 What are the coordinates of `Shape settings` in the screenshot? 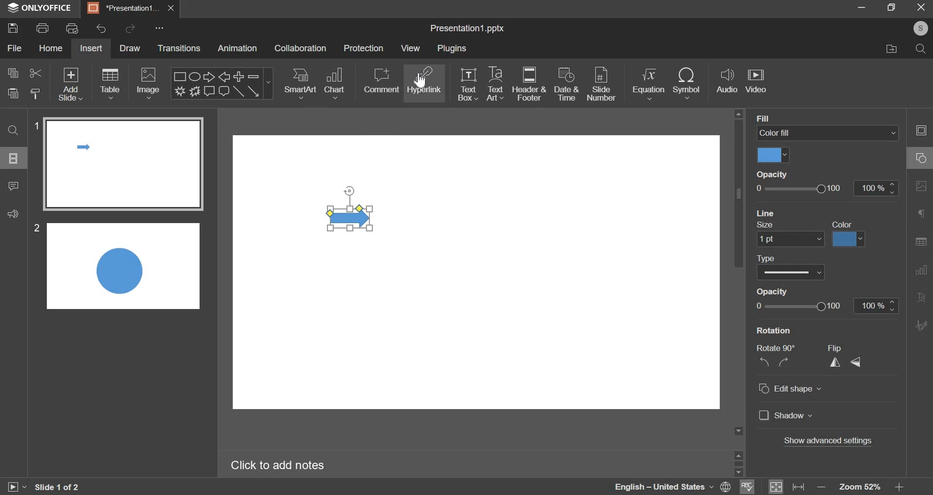 It's located at (920, 158).